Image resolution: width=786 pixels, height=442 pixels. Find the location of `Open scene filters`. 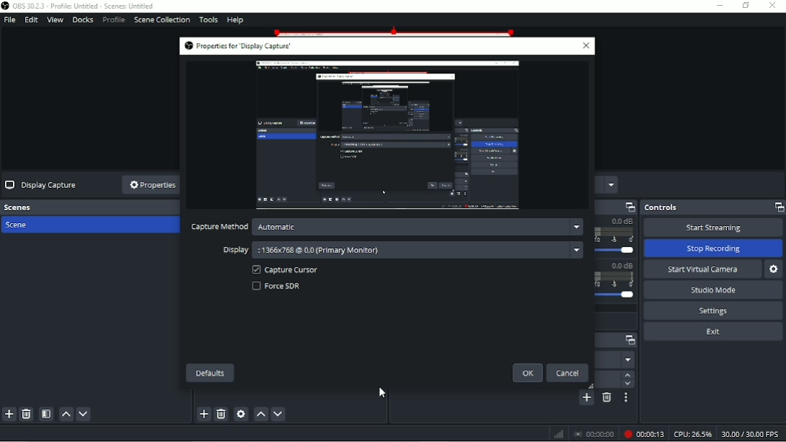

Open scene filters is located at coordinates (45, 415).